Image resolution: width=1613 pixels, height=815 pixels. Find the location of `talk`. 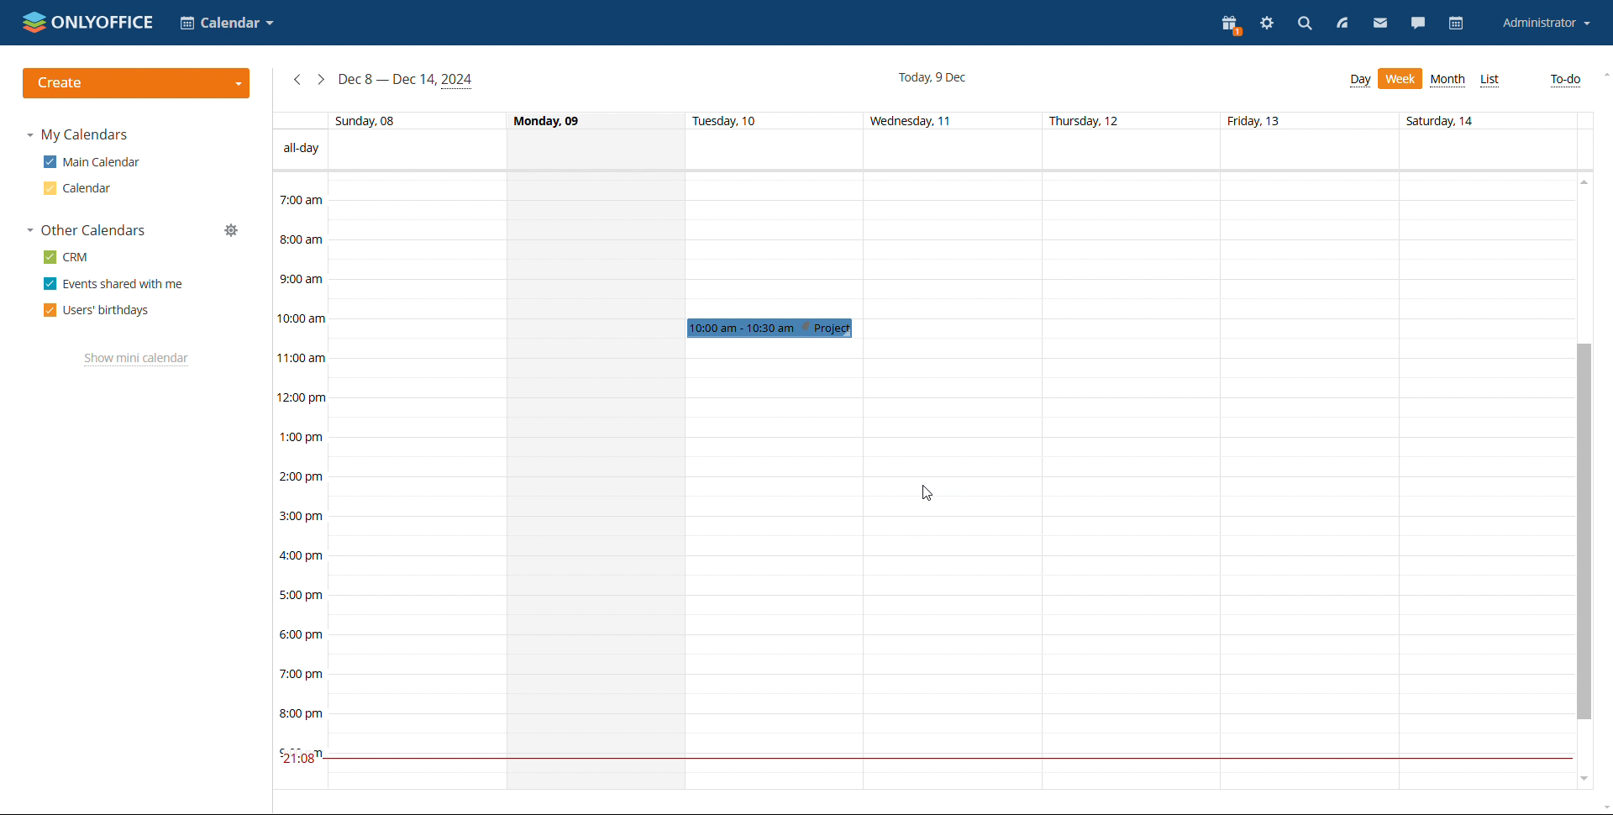

talk is located at coordinates (1416, 24).